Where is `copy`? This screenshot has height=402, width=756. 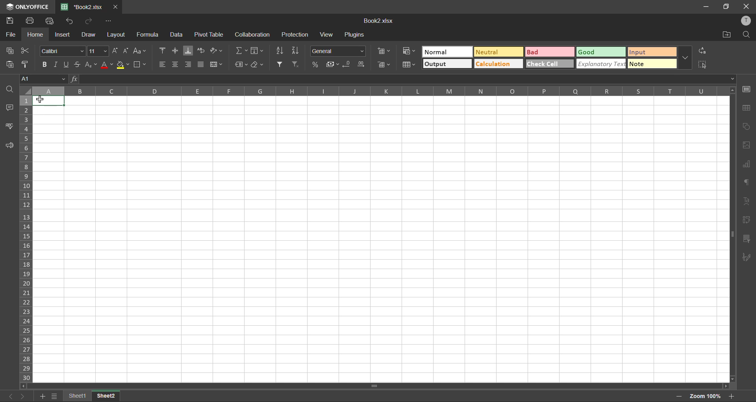 copy is located at coordinates (11, 50).